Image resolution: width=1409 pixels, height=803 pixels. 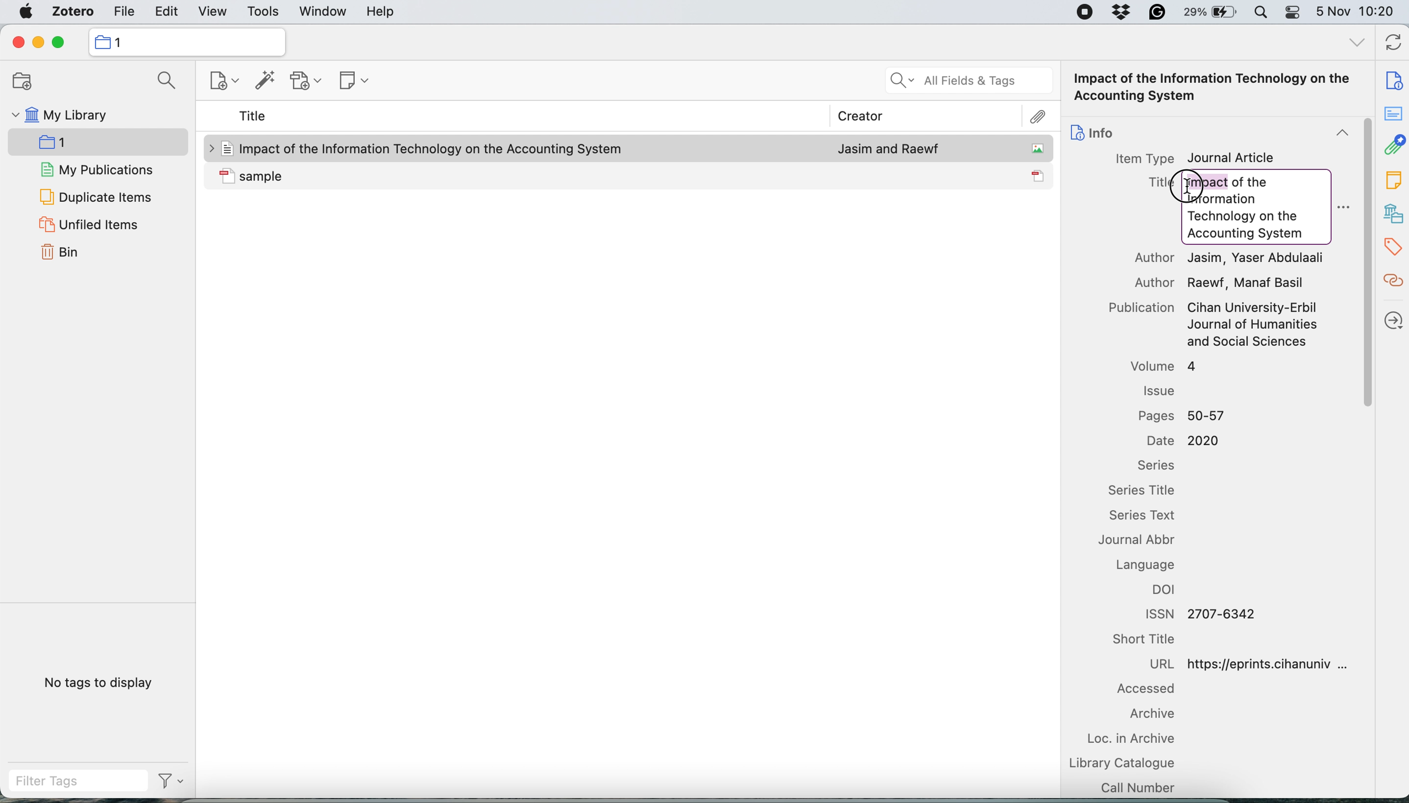 What do you see at coordinates (89, 224) in the screenshot?
I see `unfiled items` at bounding box center [89, 224].